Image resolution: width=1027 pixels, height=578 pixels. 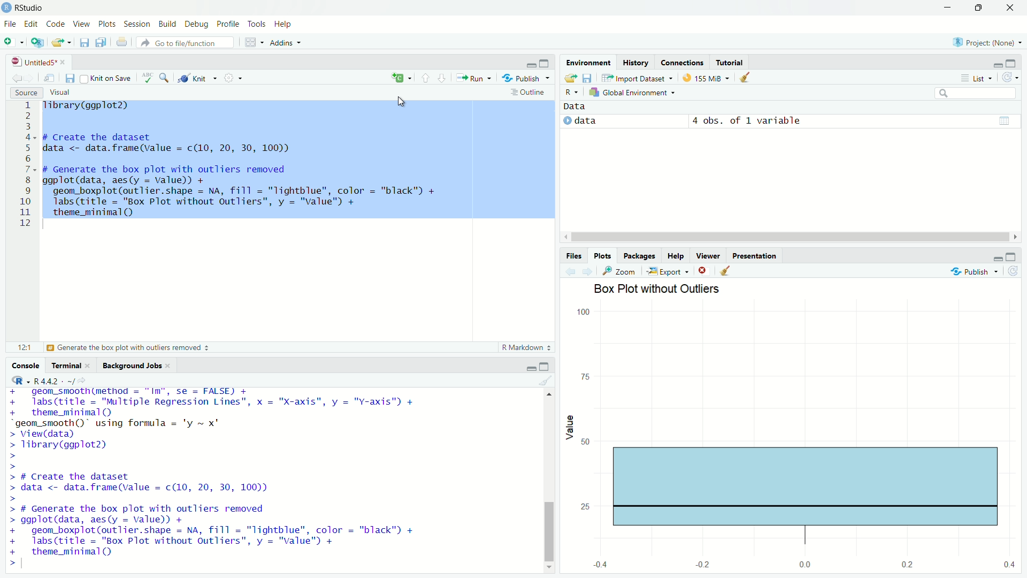 I want to click on minimise, so click(x=532, y=365).